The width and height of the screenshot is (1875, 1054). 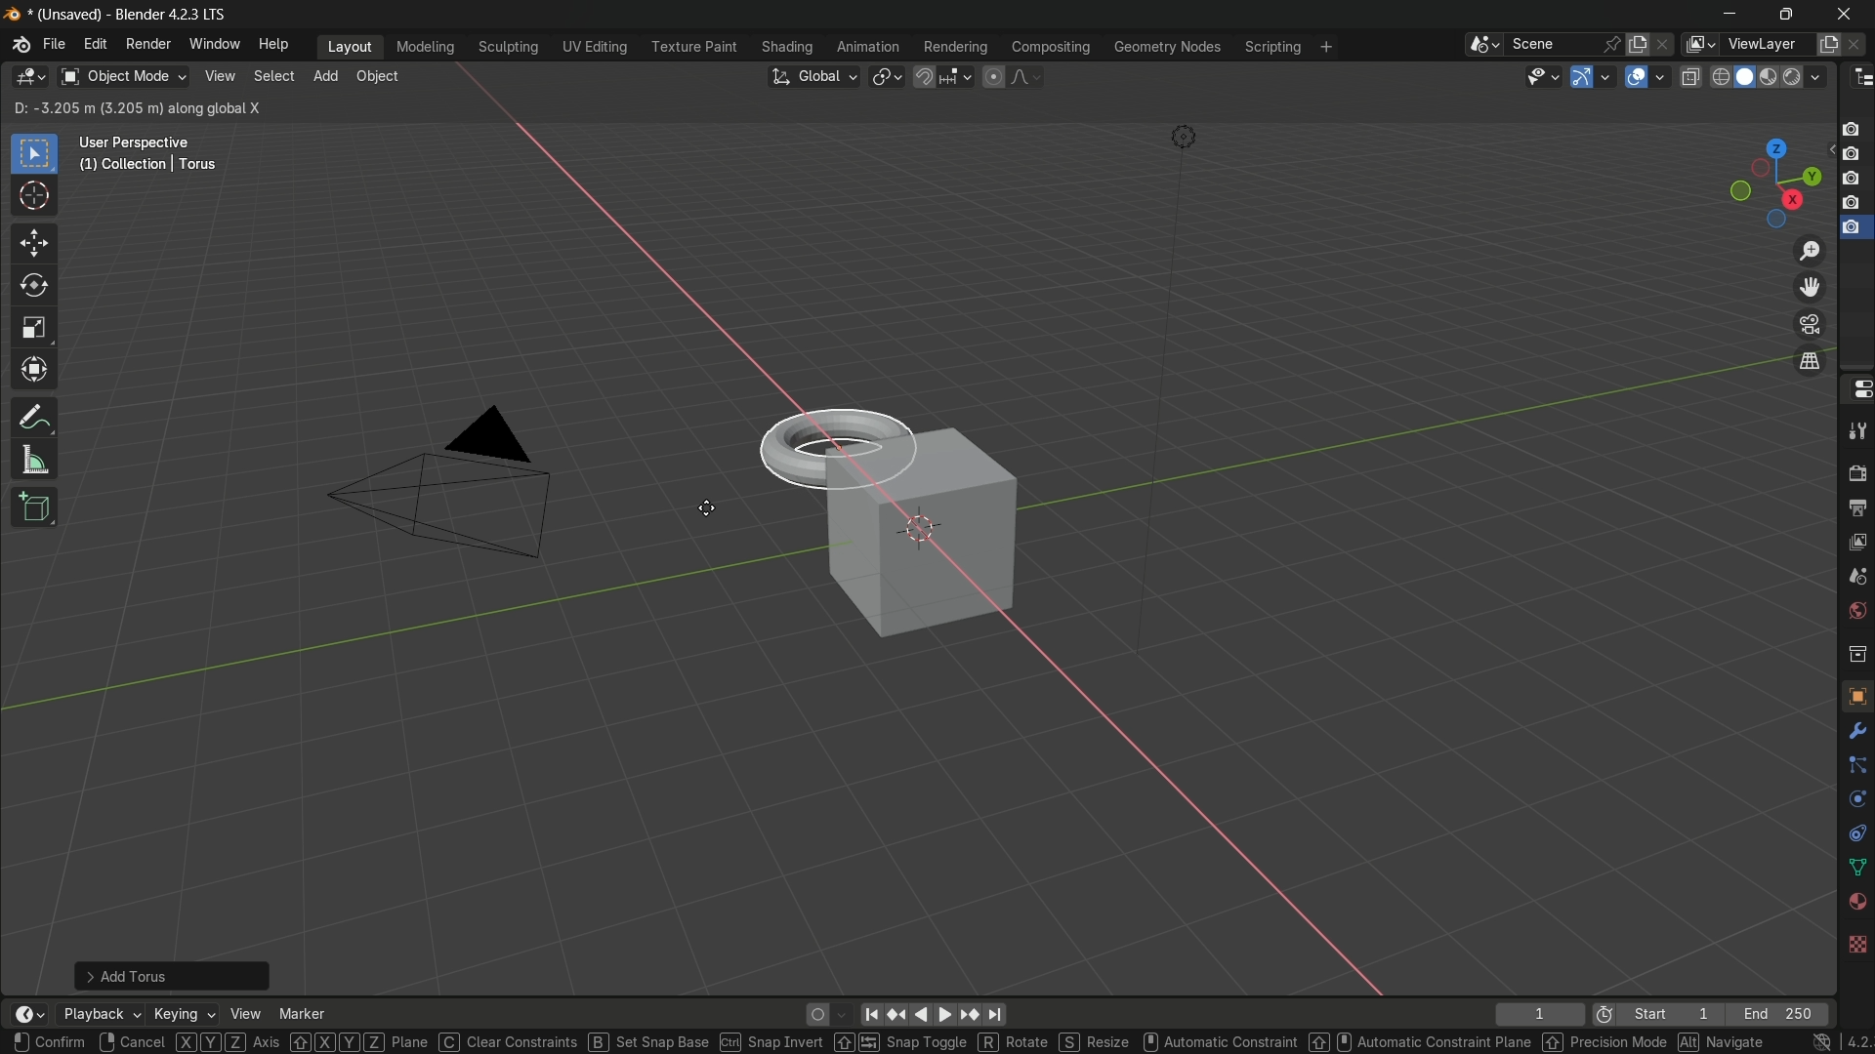 I want to click on add layer, so click(x=1828, y=45).